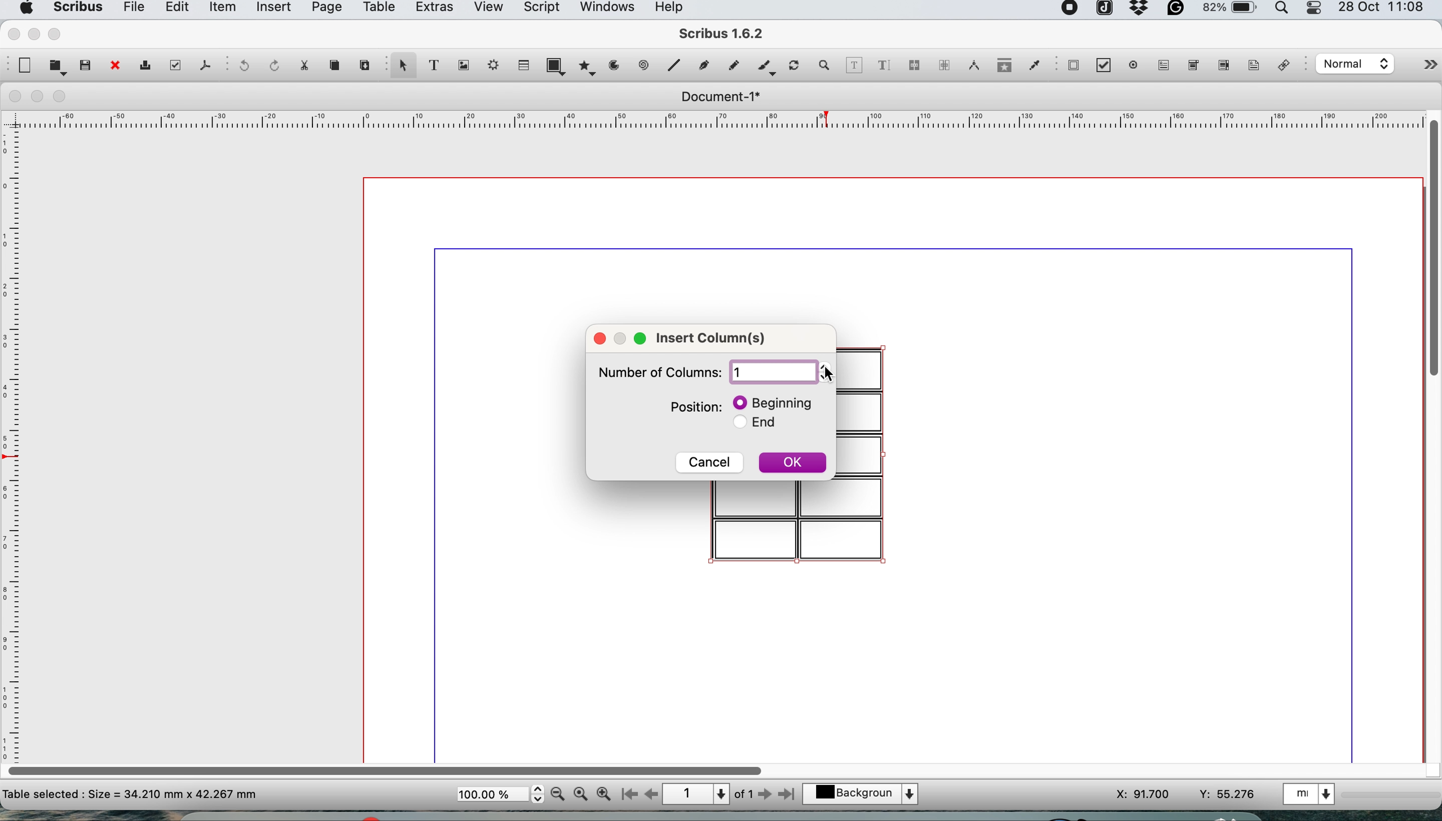  What do you see at coordinates (628, 796) in the screenshot?
I see `go to first page` at bounding box center [628, 796].